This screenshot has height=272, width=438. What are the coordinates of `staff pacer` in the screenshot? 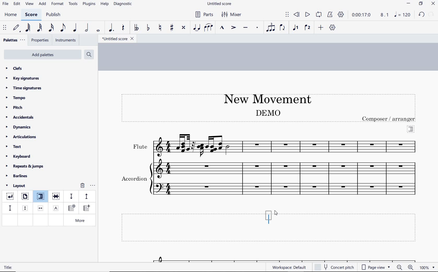 It's located at (86, 196).